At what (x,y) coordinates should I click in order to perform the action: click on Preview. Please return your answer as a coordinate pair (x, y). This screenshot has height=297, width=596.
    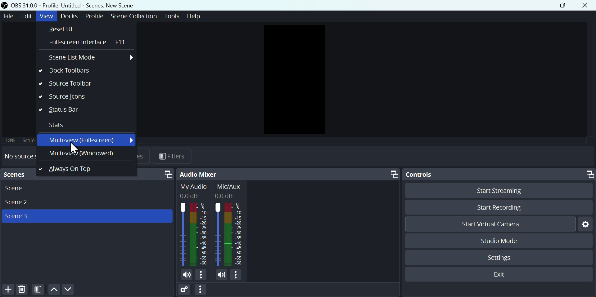
    Looking at the image, I should click on (293, 80).